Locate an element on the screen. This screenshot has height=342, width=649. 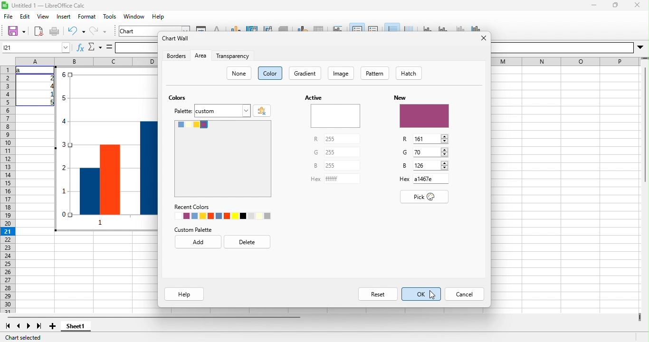
character is located at coordinates (217, 28).